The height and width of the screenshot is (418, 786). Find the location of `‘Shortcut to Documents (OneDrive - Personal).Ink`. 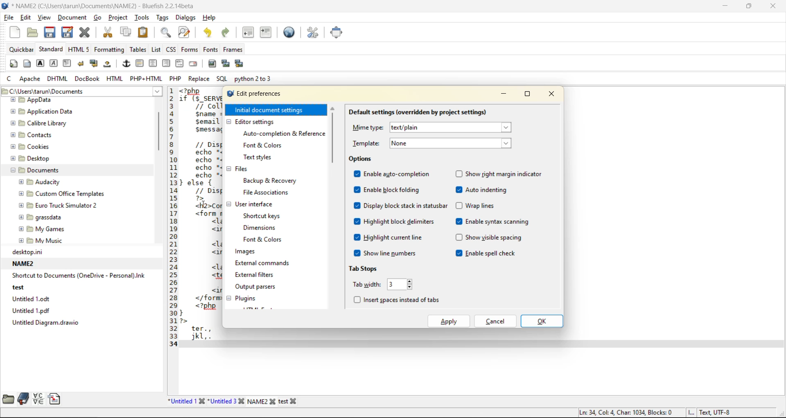

‘Shortcut to Documents (OneDrive - Personal).Ink is located at coordinates (75, 275).